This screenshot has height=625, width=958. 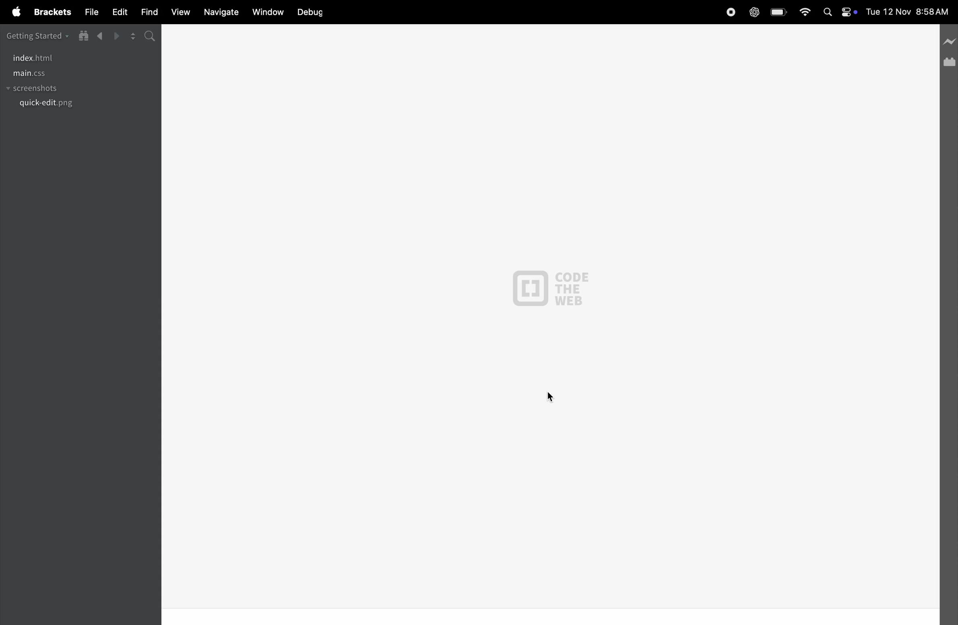 I want to click on window, so click(x=265, y=12).